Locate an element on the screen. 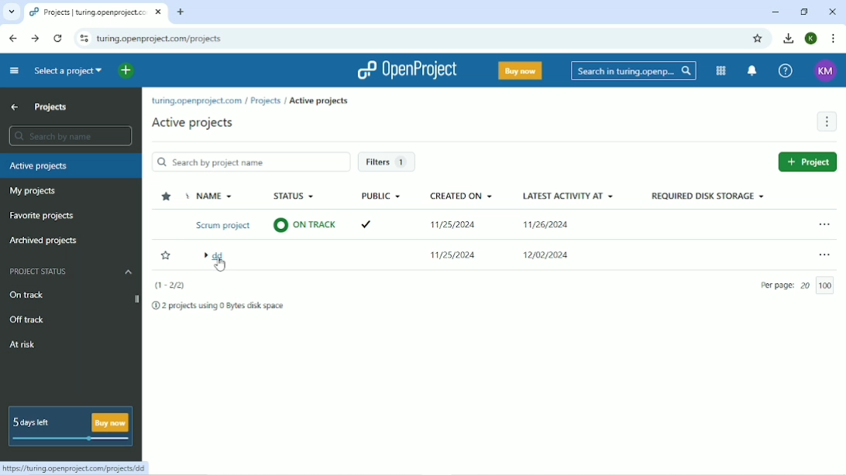 The height and width of the screenshot is (475, 846). Add to favorites is located at coordinates (167, 256).